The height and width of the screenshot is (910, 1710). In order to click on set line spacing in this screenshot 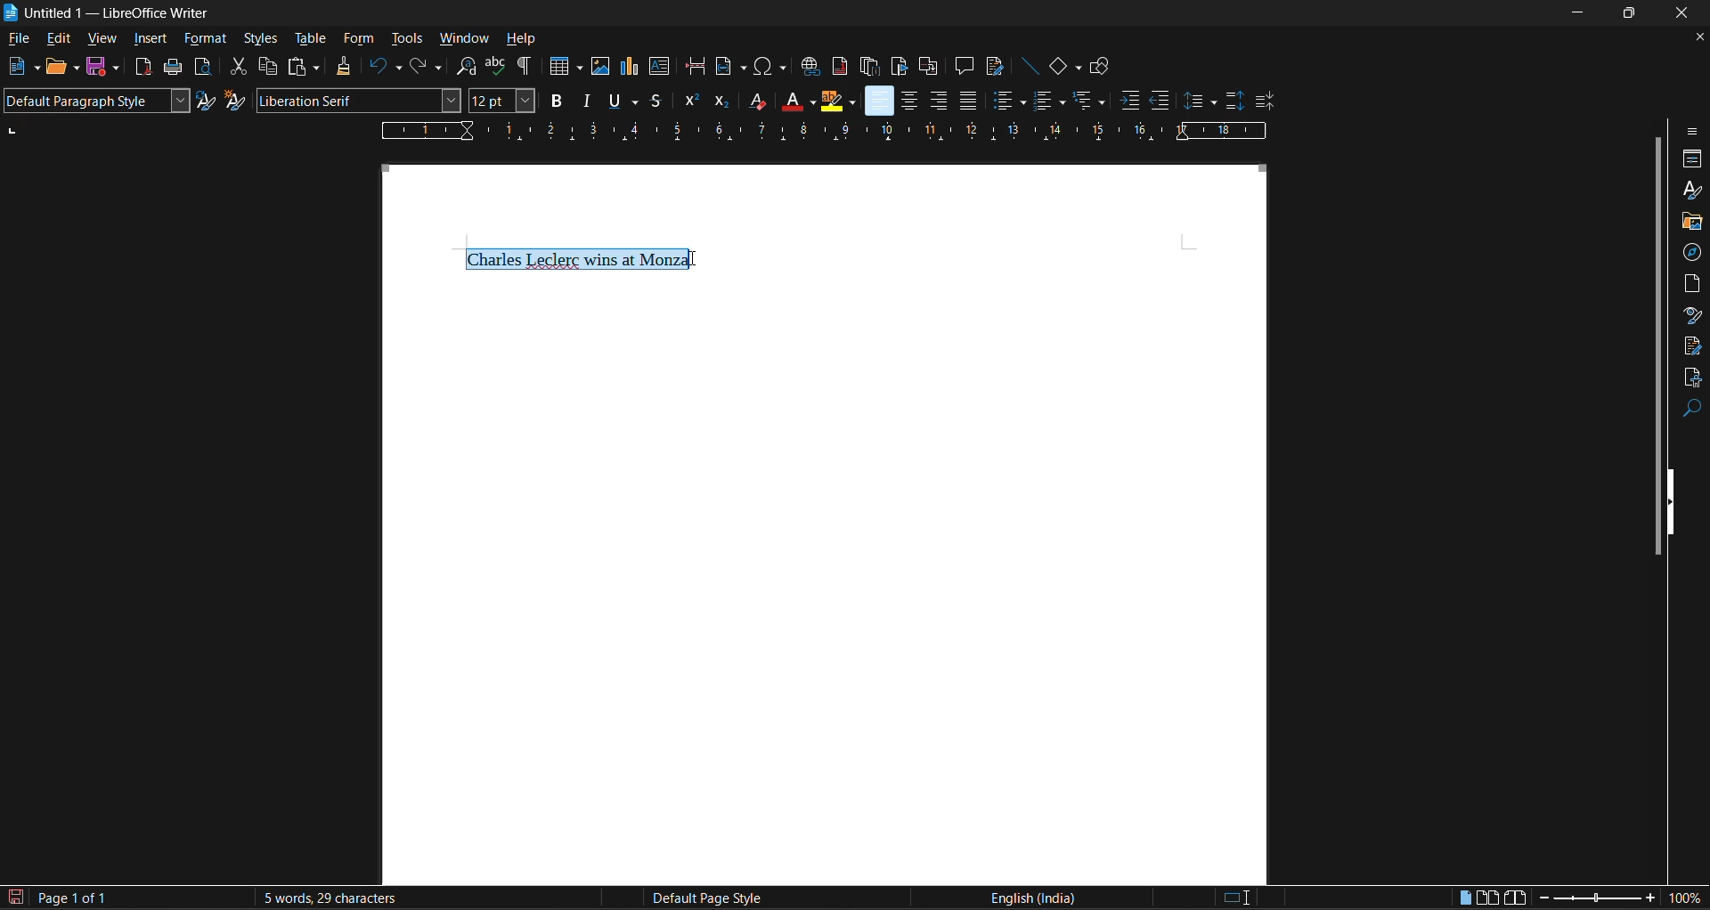, I will do `click(1202, 98)`.